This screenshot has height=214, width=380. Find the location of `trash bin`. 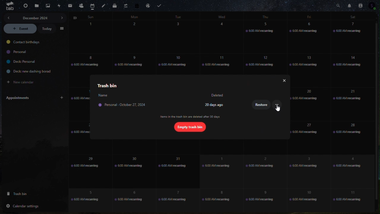

trash bin is located at coordinates (106, 85).